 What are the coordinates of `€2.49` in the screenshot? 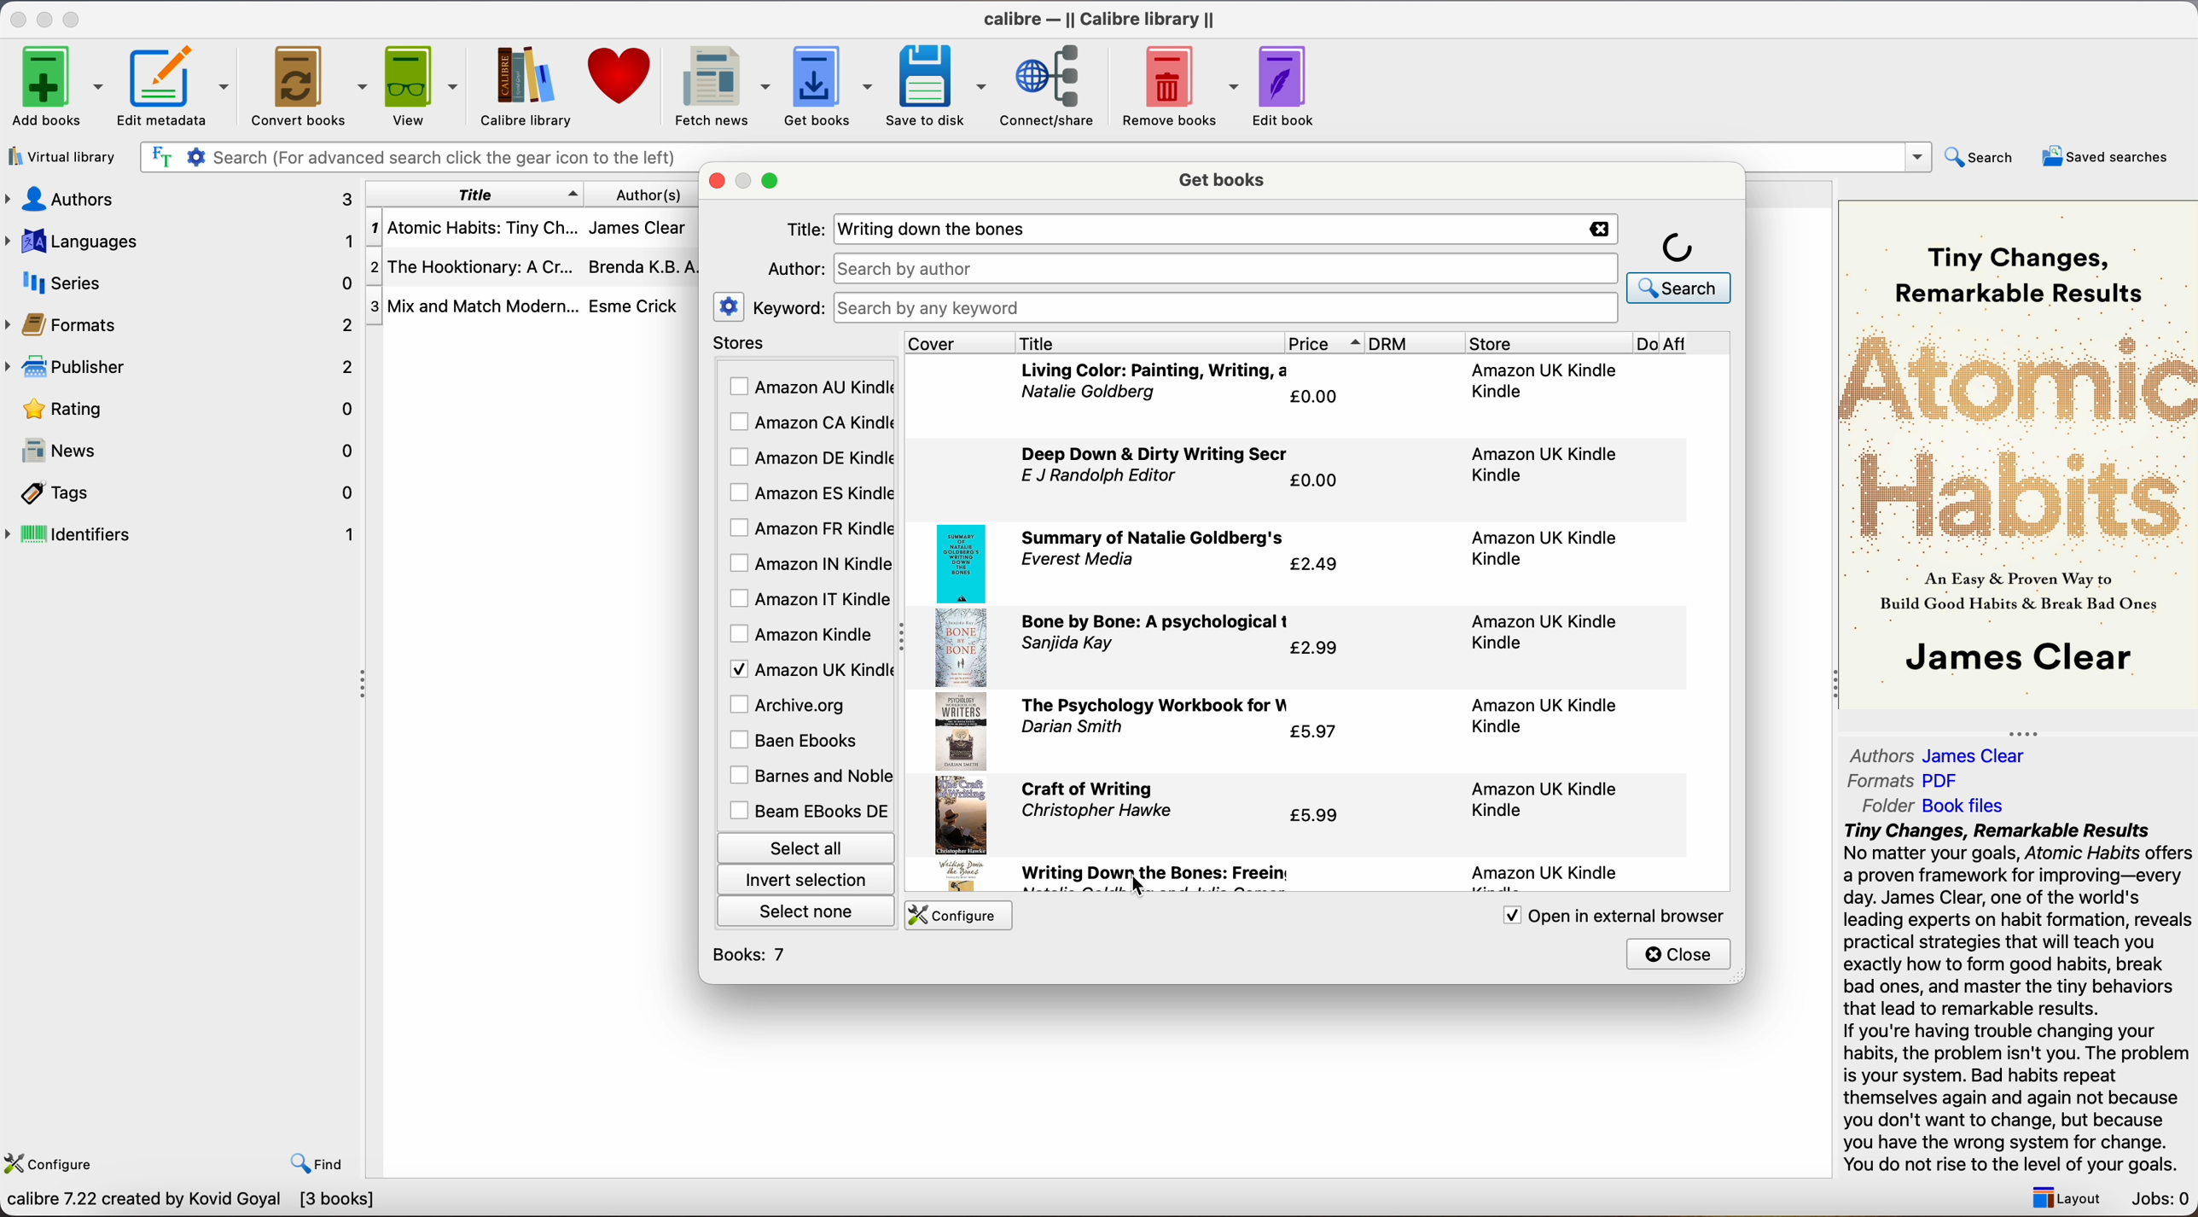 It's located at (1313, 566).